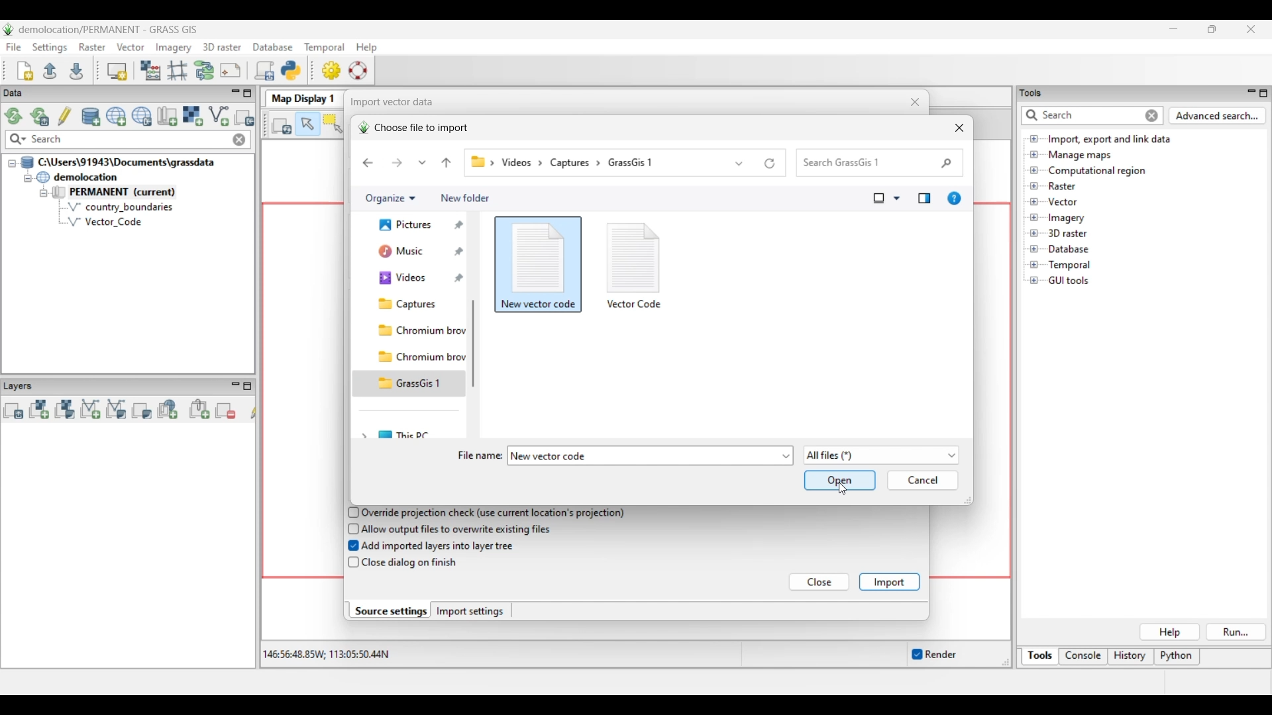 This screenshot has width=1272, height=715. What do you see at coordinates (1034, 281) in the screenshot?
I see `Click to open GUI tools` at bounding box center [1034, 281].